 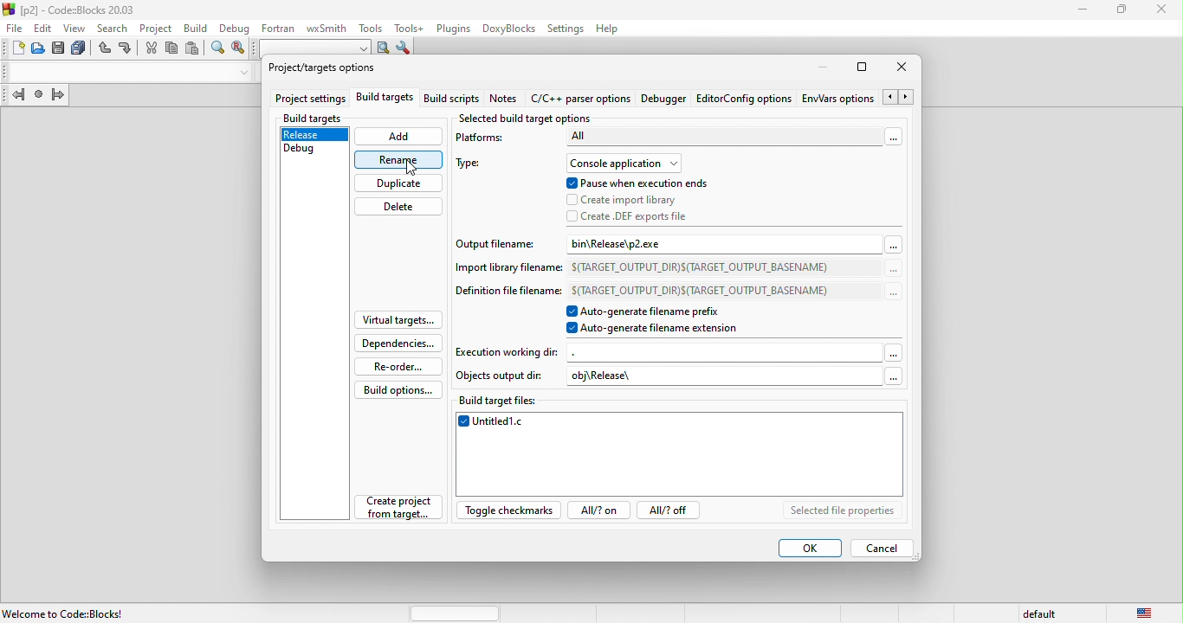 What do you see at coordinates (666, 100) in the screenshot?
I see `debugger` at bounding box center [666, 100].